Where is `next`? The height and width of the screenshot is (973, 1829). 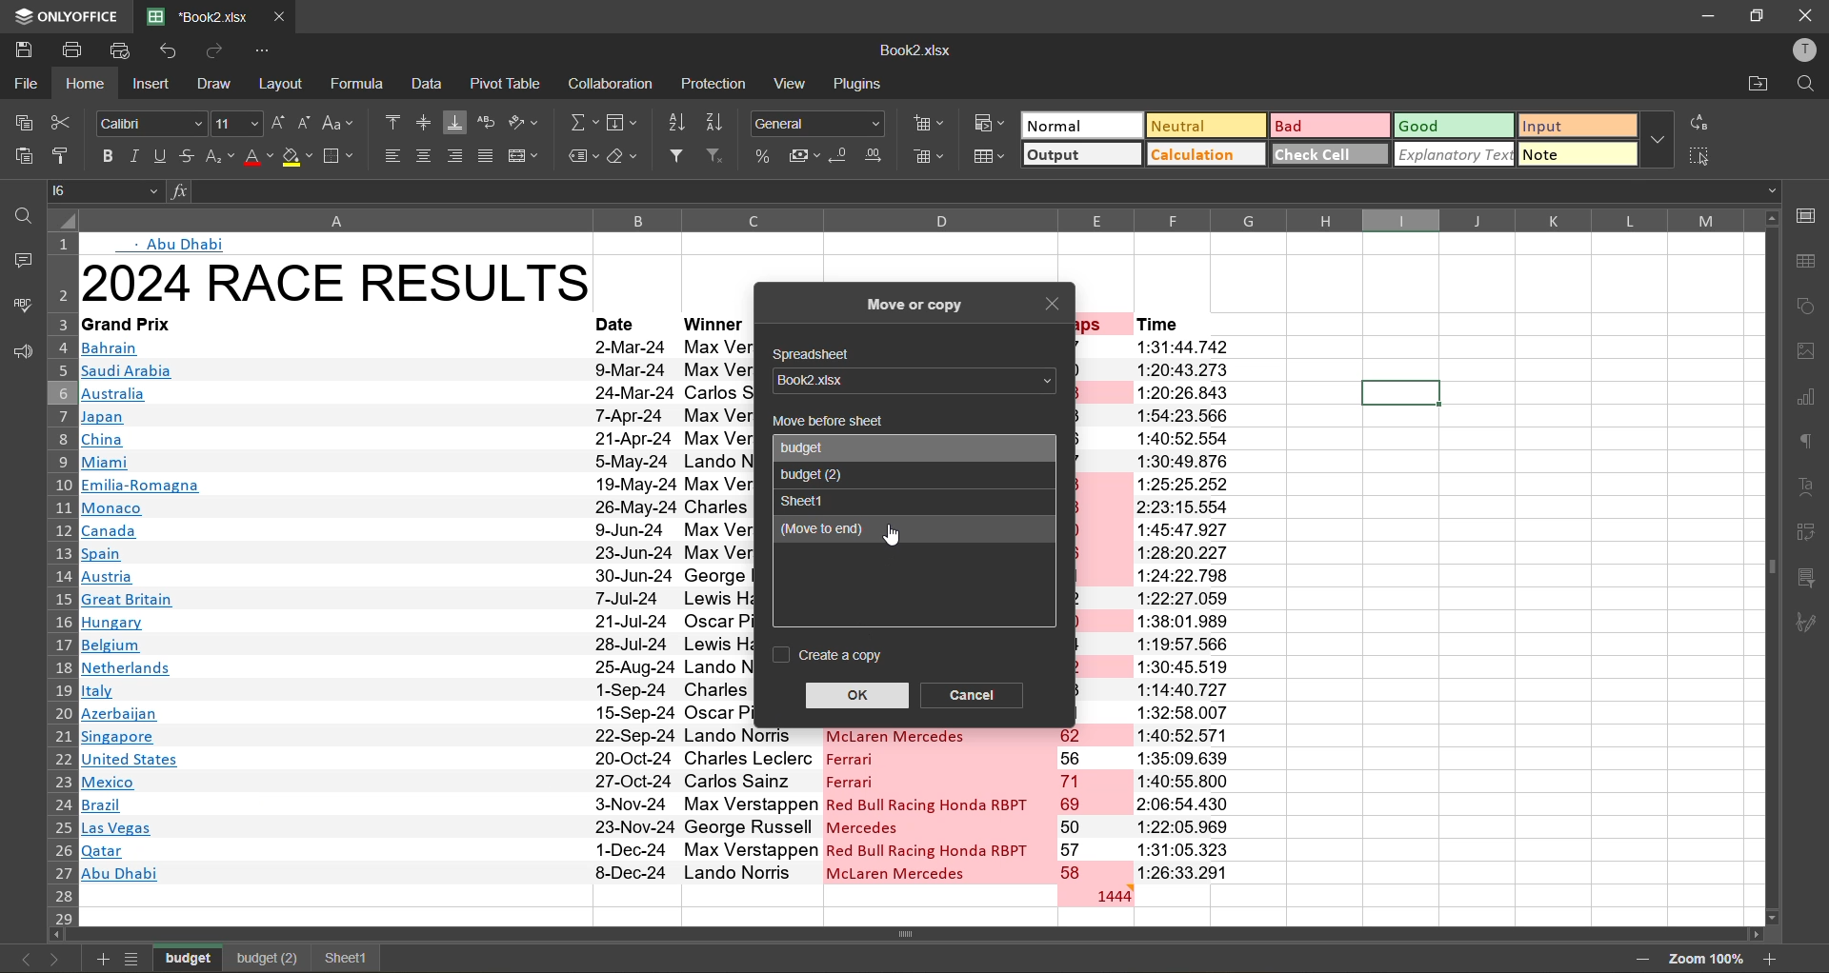 next is located at coordinates (55, 957).